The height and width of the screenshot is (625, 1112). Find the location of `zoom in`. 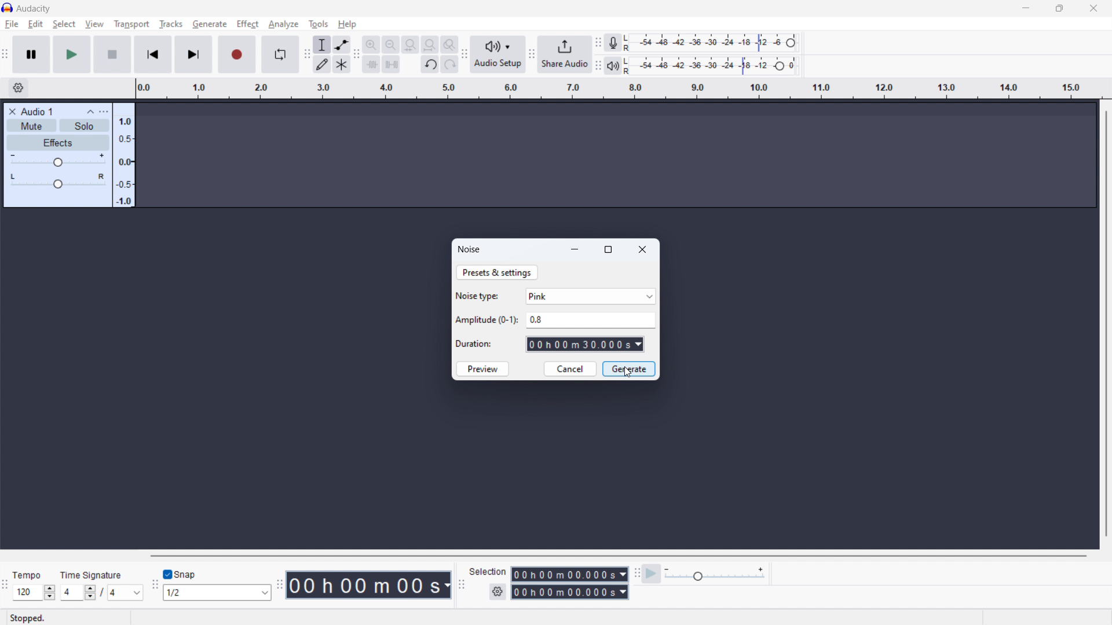

zoom in is located at coordinates (371, 44).